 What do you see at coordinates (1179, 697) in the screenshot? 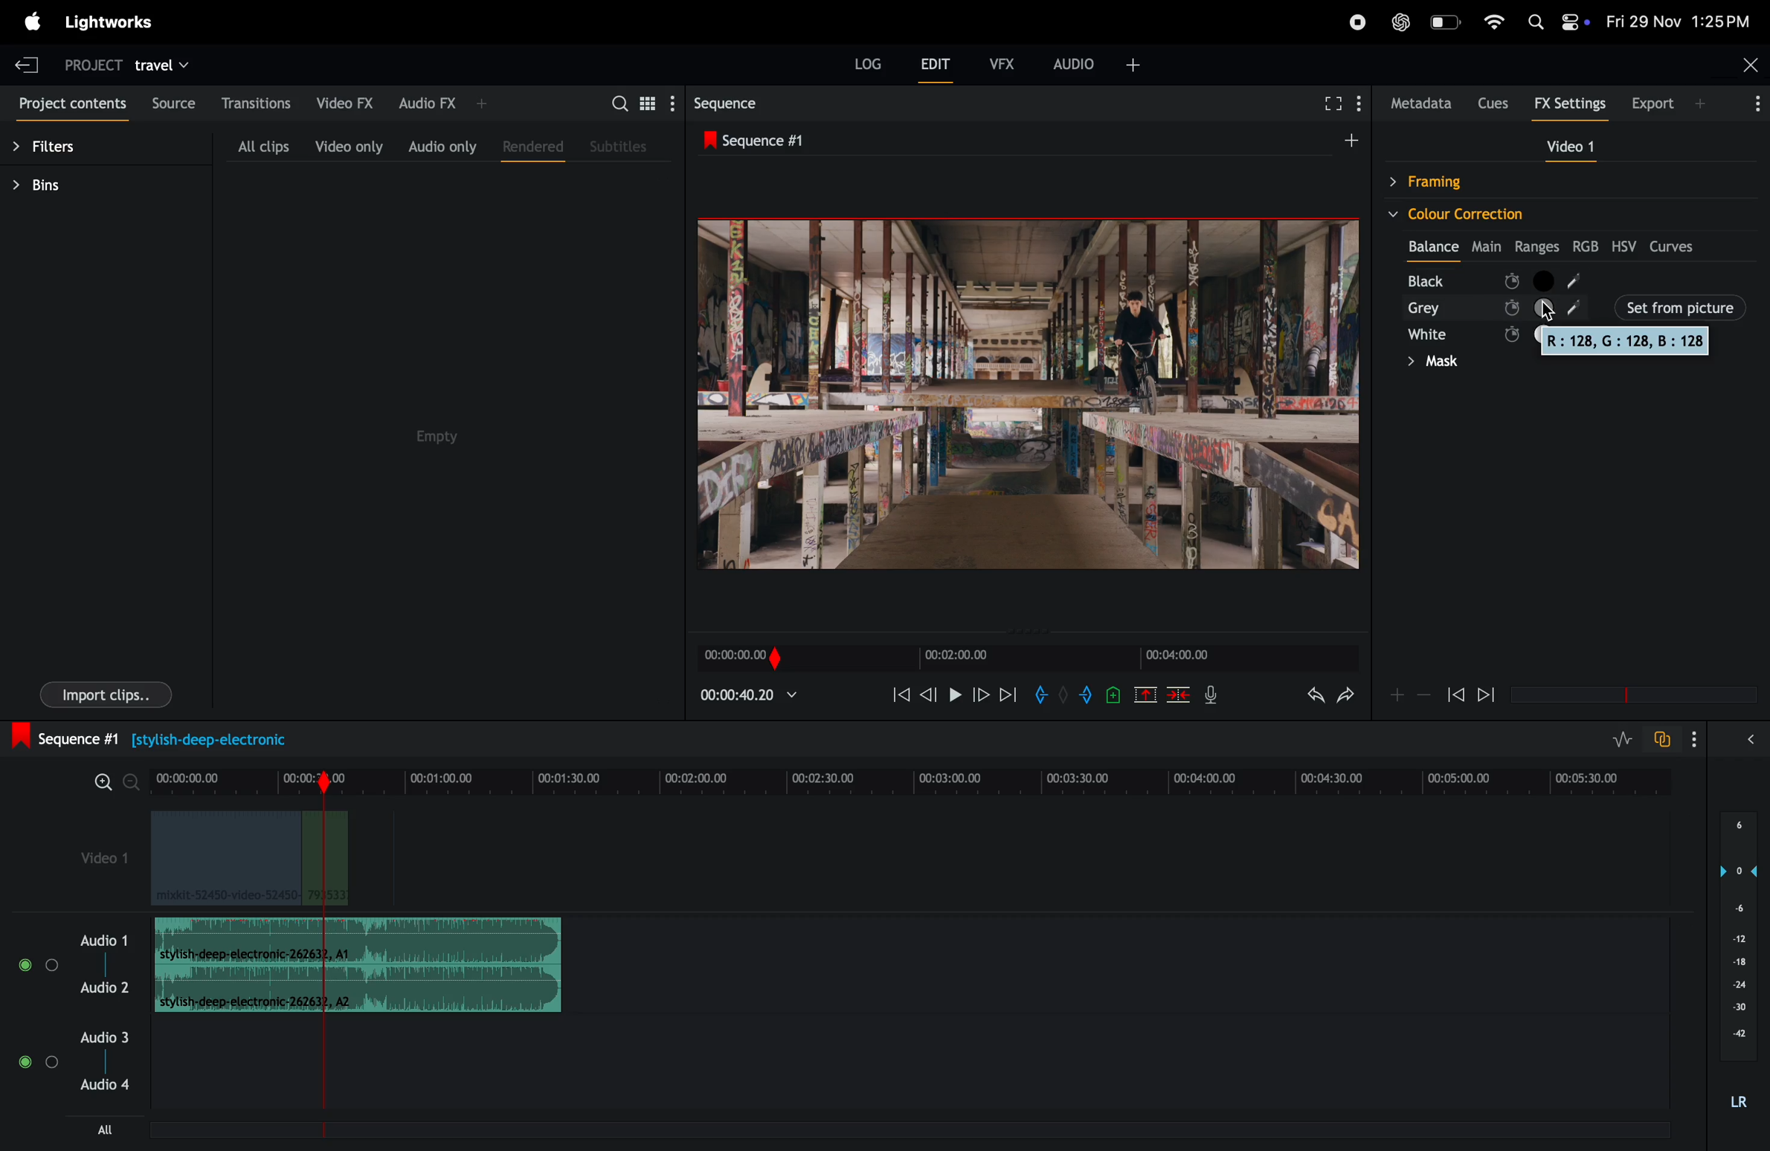
I see `delete` at bounding box center [1179, 697].